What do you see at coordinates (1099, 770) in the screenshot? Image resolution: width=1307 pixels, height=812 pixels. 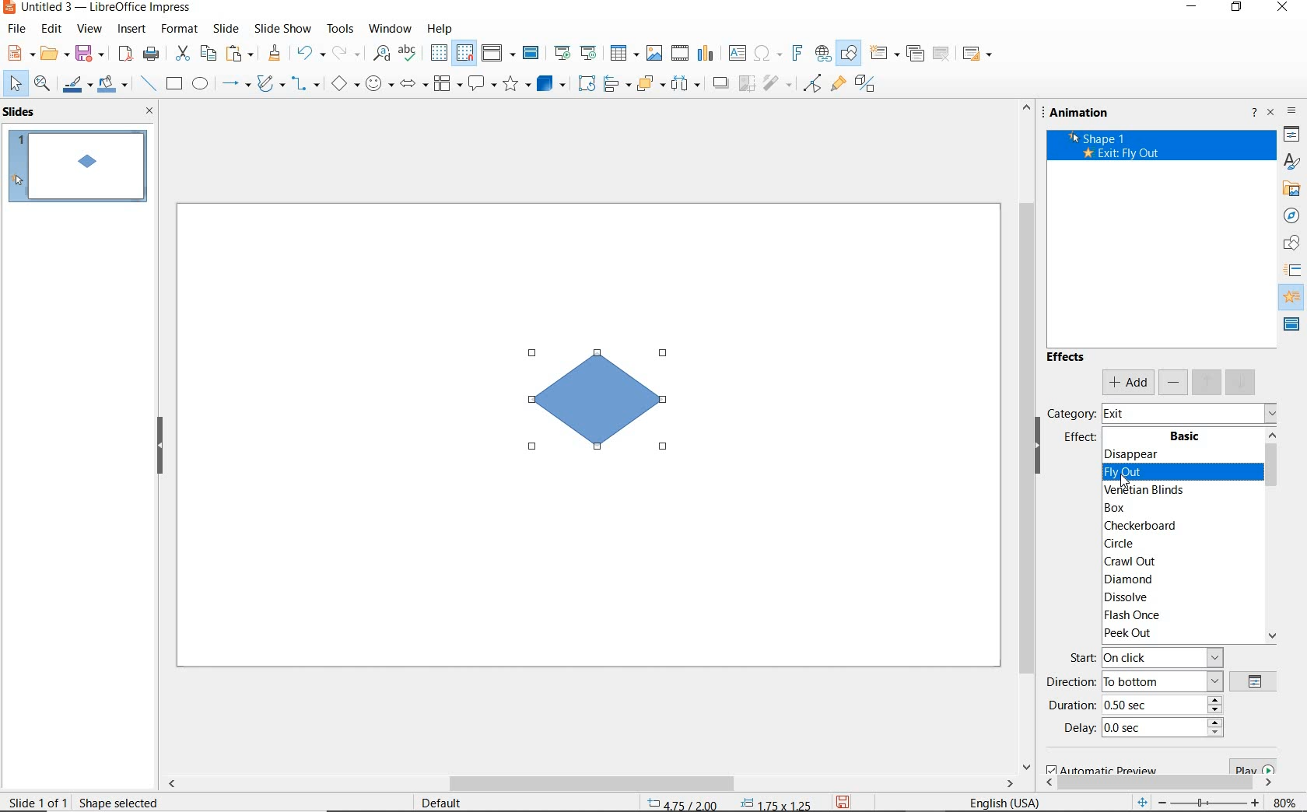 I see `automatic preview` at bounding box center [1099, 770].